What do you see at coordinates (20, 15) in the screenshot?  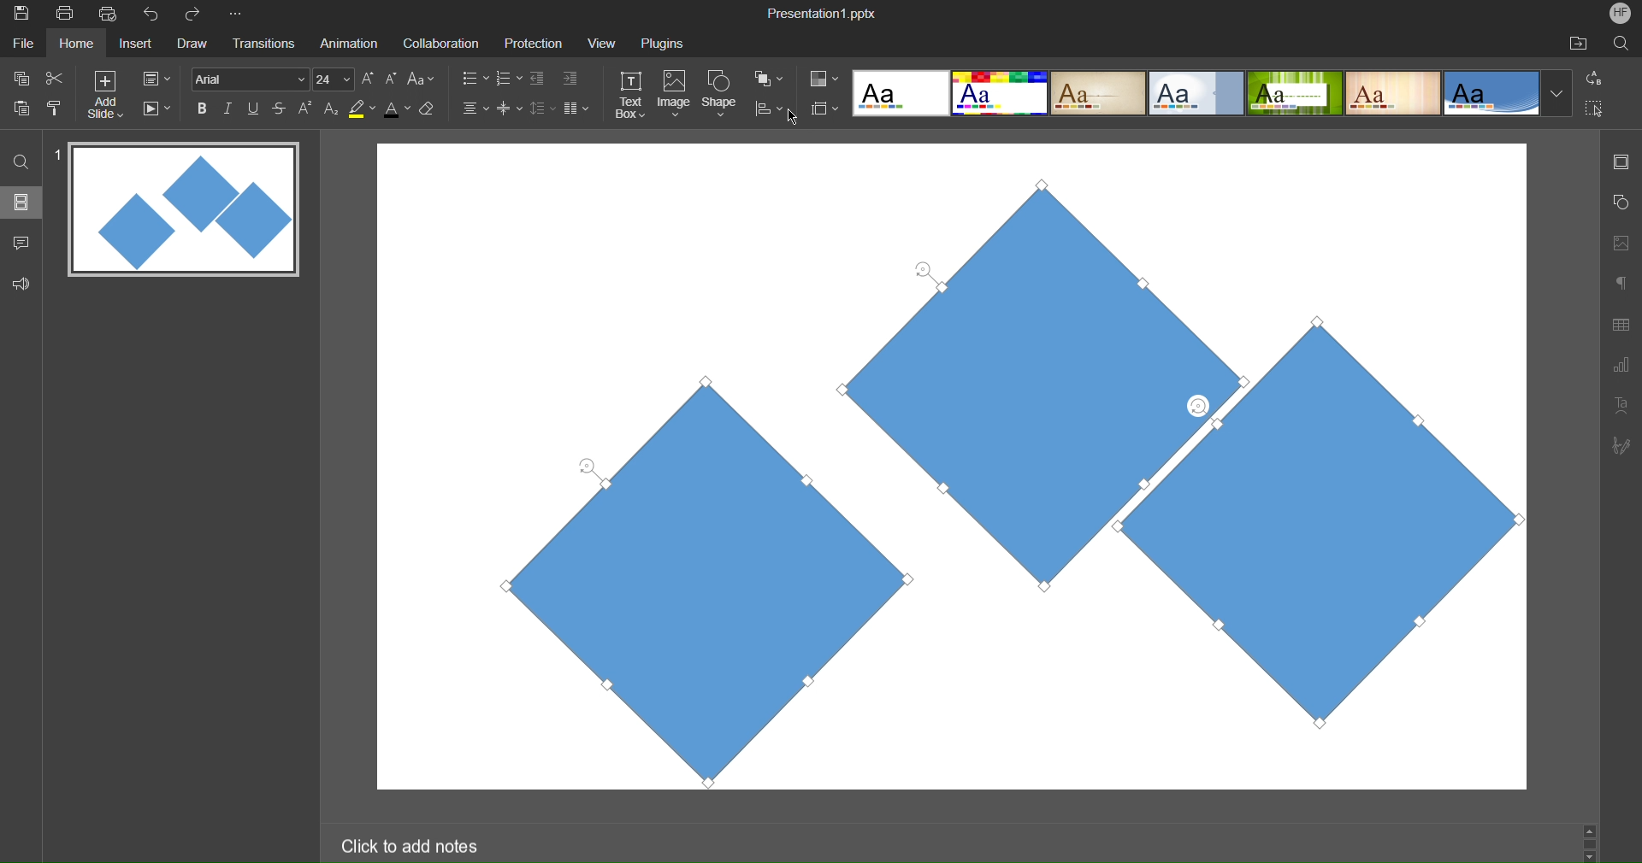 I see `Save` at bounding box center [20, 15].